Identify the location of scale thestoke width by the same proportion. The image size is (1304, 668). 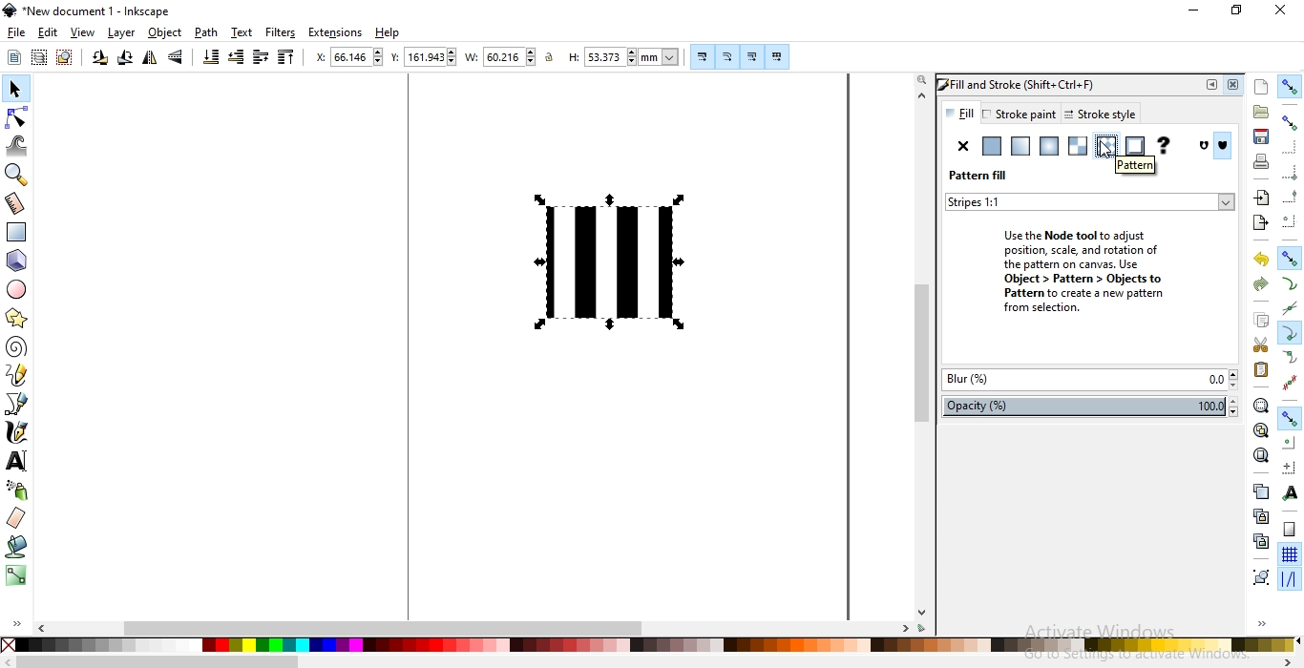
(701, 56).